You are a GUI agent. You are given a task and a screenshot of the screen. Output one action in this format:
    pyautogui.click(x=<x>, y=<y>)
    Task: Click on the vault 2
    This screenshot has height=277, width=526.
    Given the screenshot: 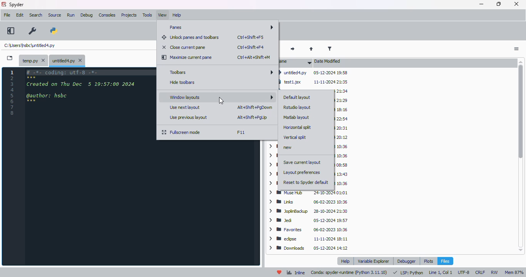 What is the action you would take?
    pyautogui.click(x=343, y=128)
    